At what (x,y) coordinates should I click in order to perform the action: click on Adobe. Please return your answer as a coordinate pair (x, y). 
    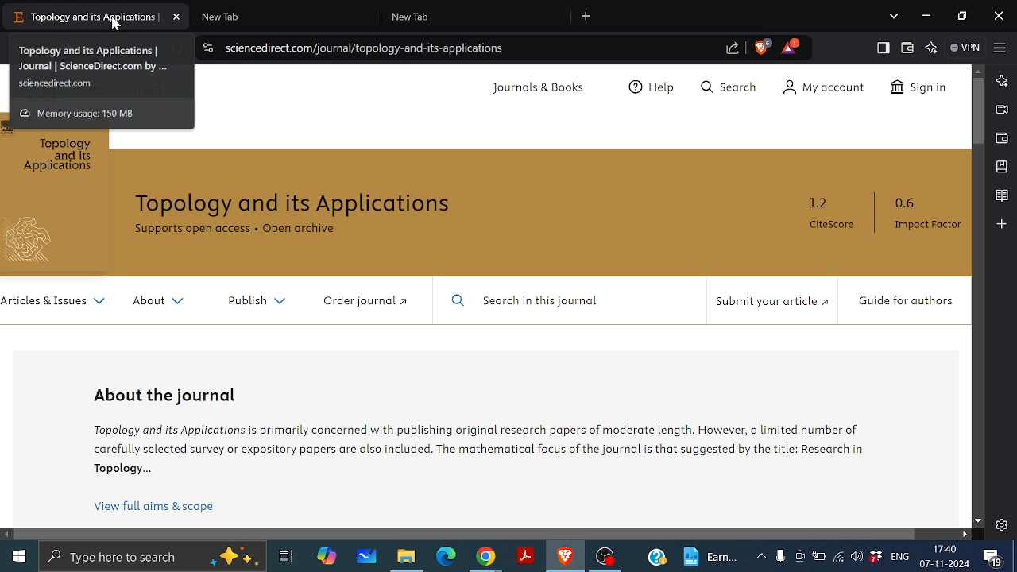
    Looking at the image, I should click on (524, 557).